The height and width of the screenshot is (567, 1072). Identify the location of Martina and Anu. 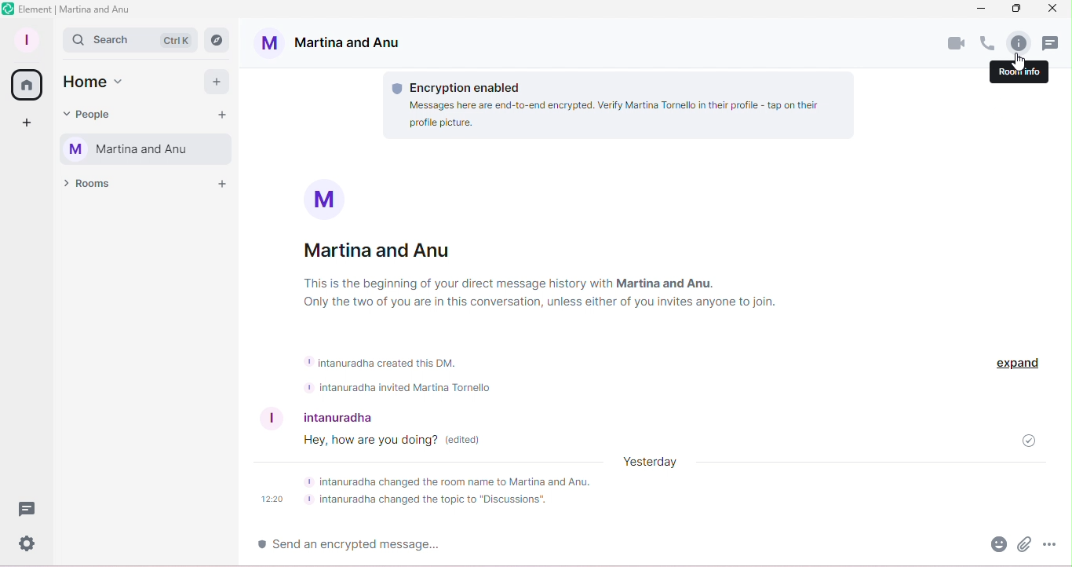
(381, 249).